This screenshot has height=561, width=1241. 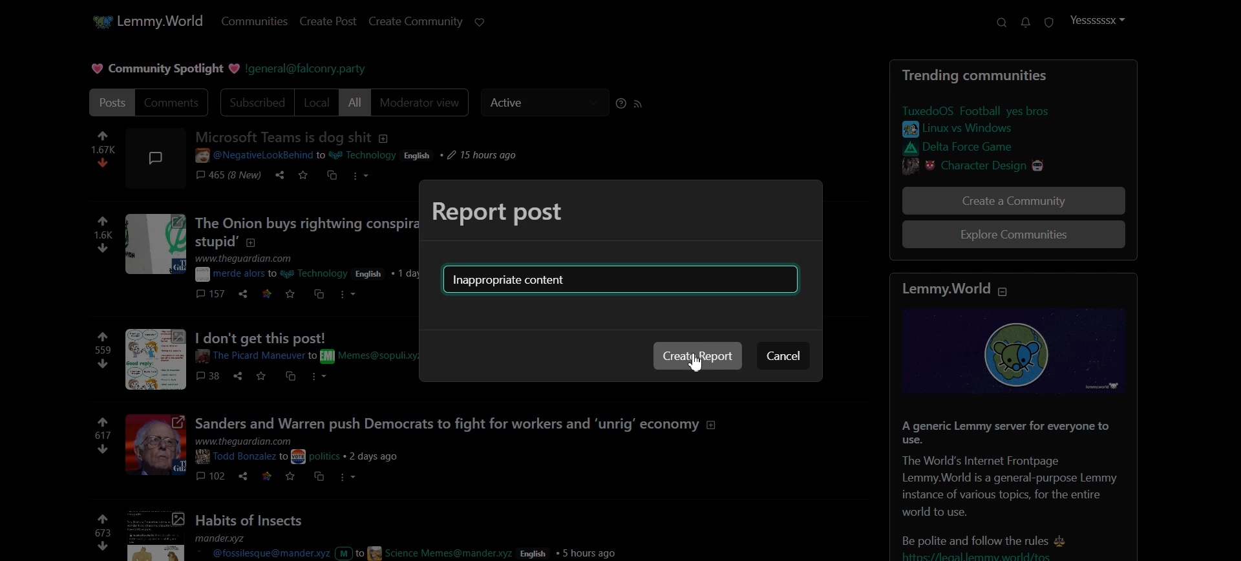 I want to click on comments, so click(x=212, y=294).